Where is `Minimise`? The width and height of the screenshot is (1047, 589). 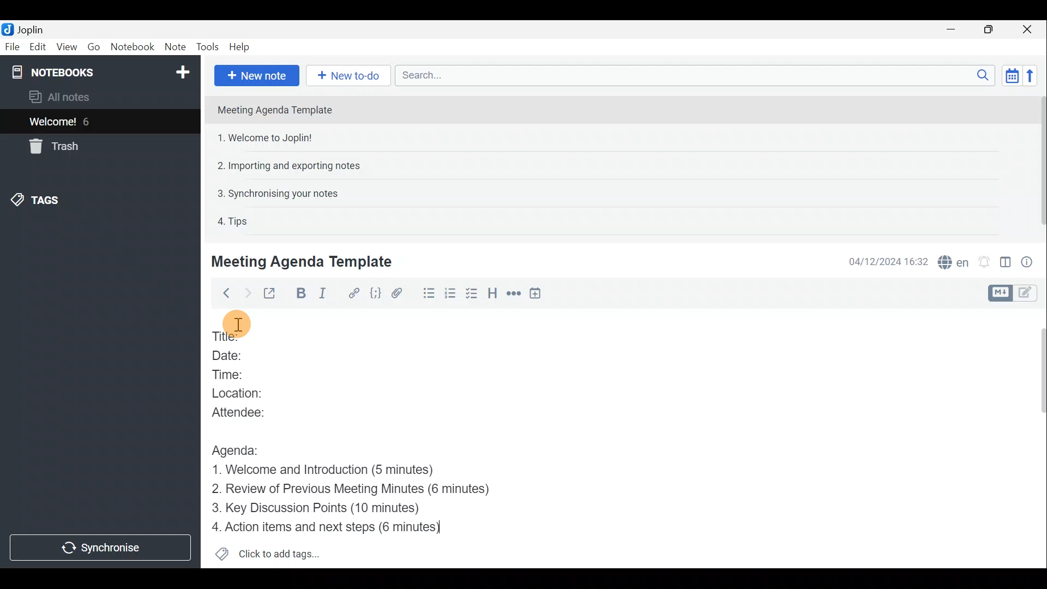 Minimise is located at coordinates (953, 29).